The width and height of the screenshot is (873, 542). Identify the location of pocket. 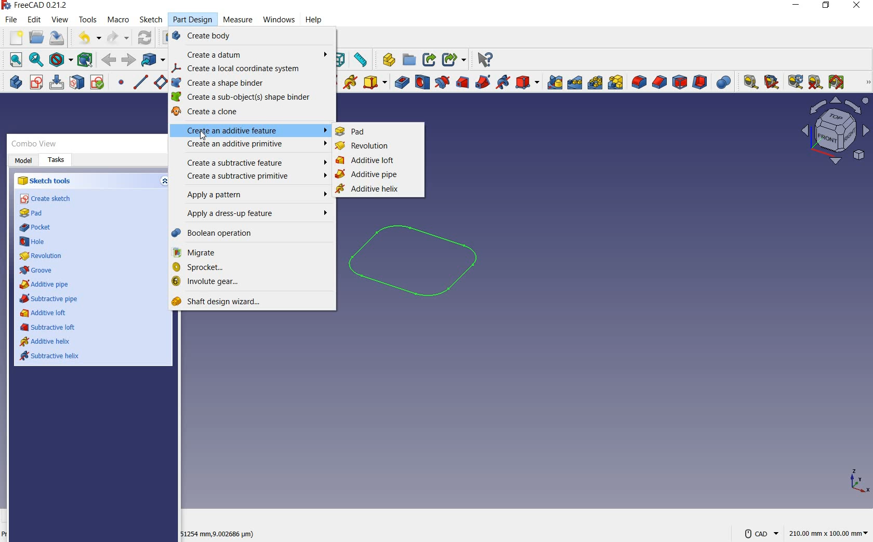
(39, 229).